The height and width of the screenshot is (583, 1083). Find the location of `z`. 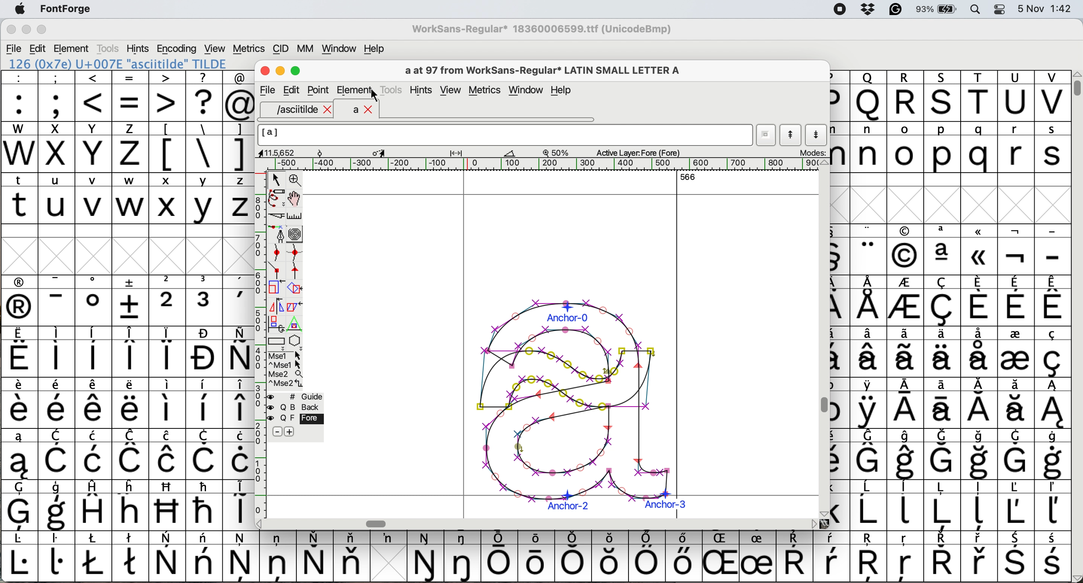

z is located at coordinates (239, 198).